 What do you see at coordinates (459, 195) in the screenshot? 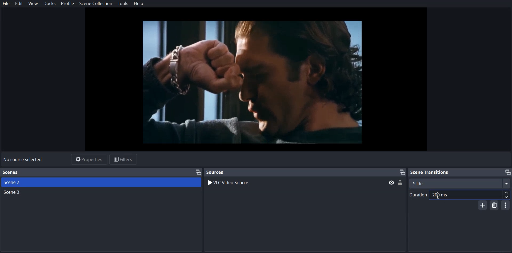
I see `Duration` at bounding box center [459, 195].